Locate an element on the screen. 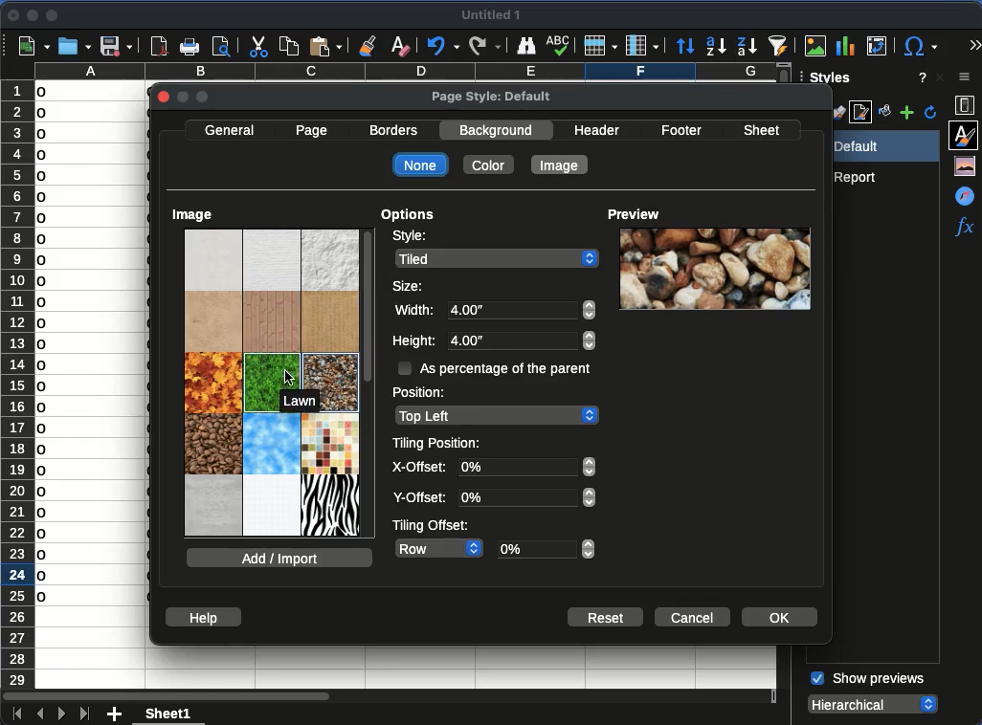 Image resolution: width=982 pixels, height=725 pixels. default is located at coordinates (881, 146).